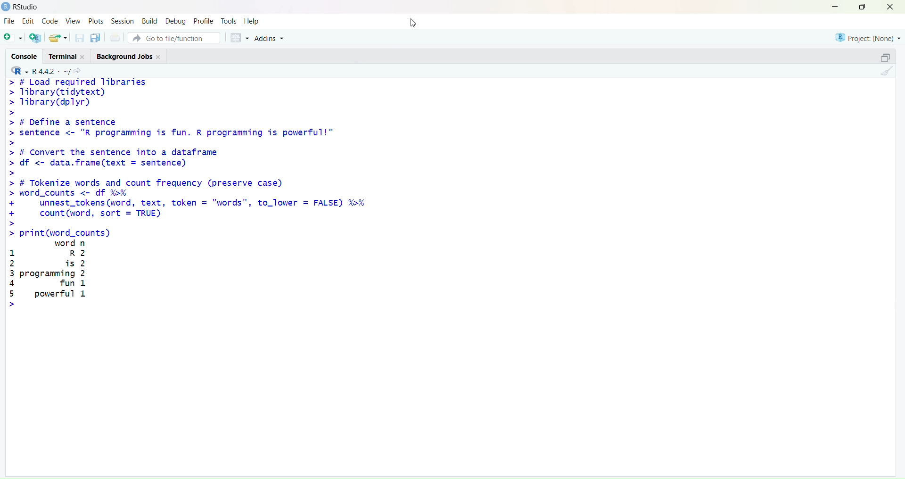  What do you see at coordinates (74, 21) in the screenshot?
I see `view` at bounding box center [74, 21].